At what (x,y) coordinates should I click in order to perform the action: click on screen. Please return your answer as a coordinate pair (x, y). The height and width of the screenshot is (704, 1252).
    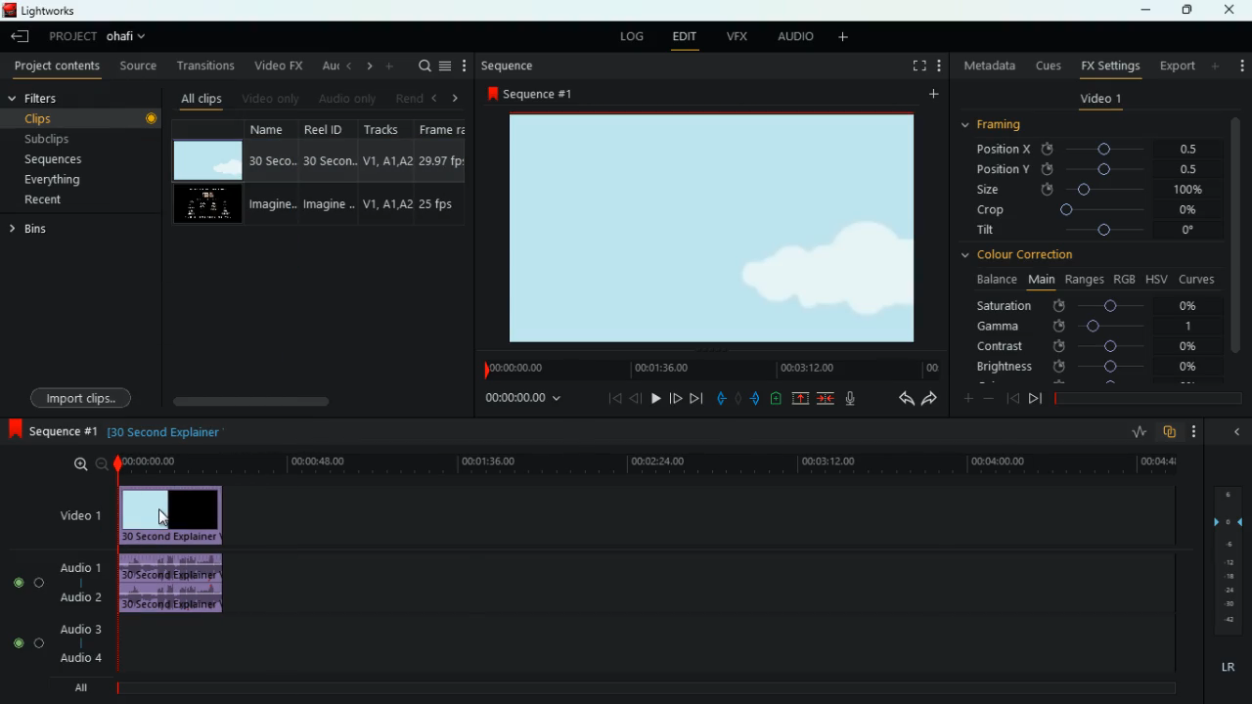
    Looking at the image, I should click on (915, 66).